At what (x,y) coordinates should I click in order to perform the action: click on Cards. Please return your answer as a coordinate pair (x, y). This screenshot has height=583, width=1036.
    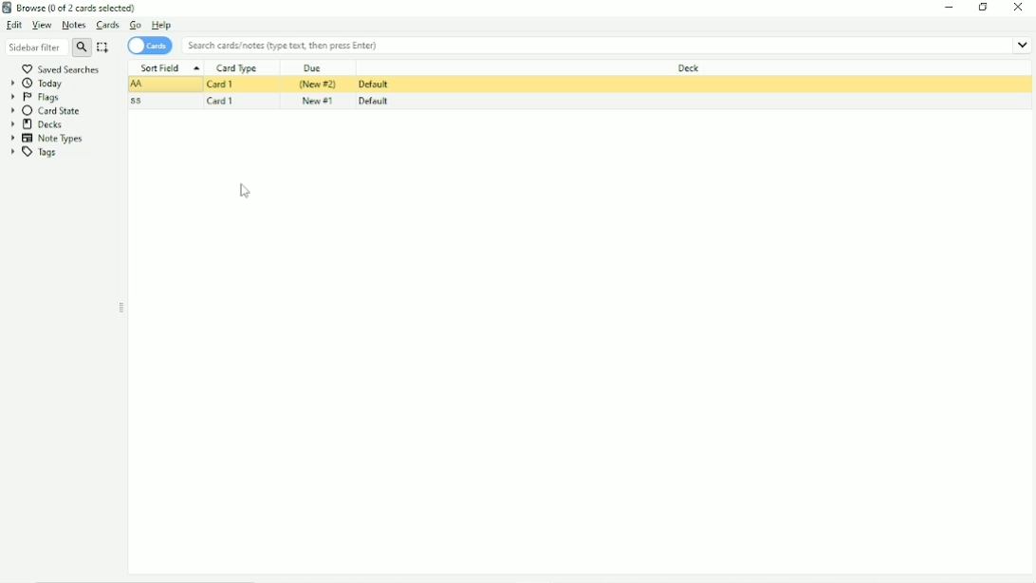
    Looking at the image, I should click on (108, 26).